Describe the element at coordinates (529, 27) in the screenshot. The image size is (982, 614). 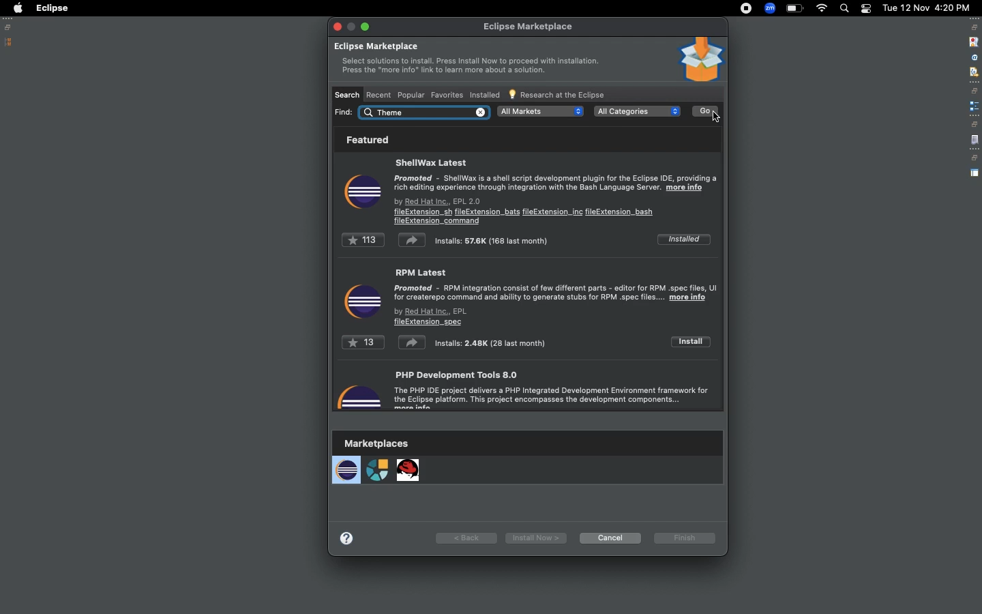
I see `eclipse marketplace` at that location.